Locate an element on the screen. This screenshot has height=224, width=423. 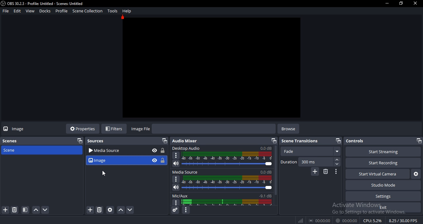
scene transitions is located at coordinates (300, 141).